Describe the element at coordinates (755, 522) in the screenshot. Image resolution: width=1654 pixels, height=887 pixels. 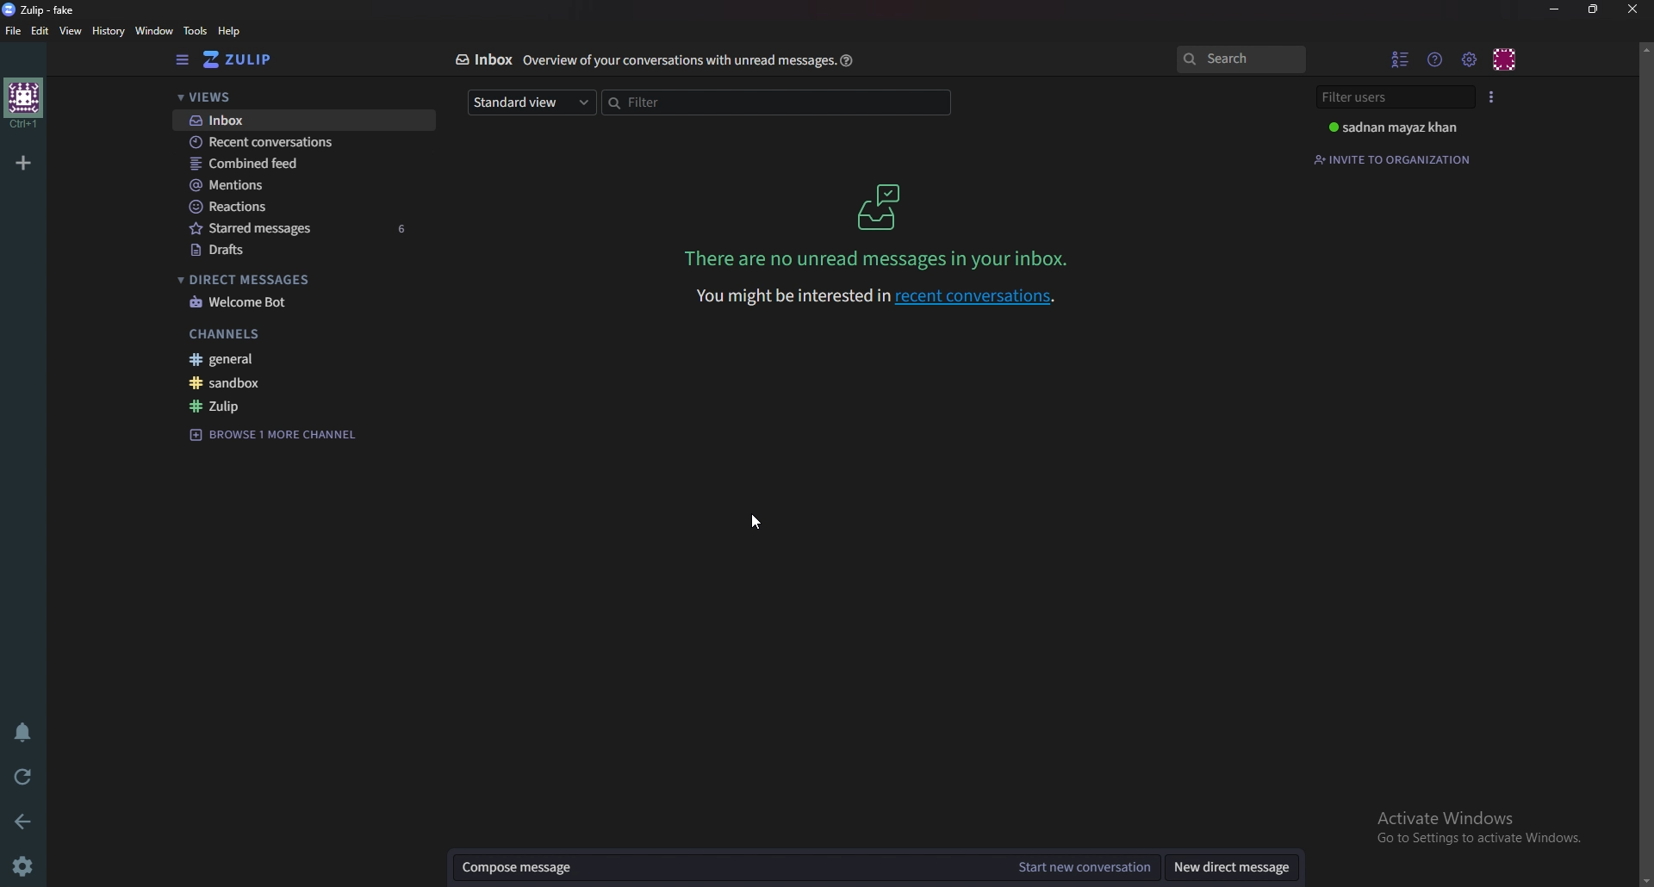
I see `Cursor` at that location.